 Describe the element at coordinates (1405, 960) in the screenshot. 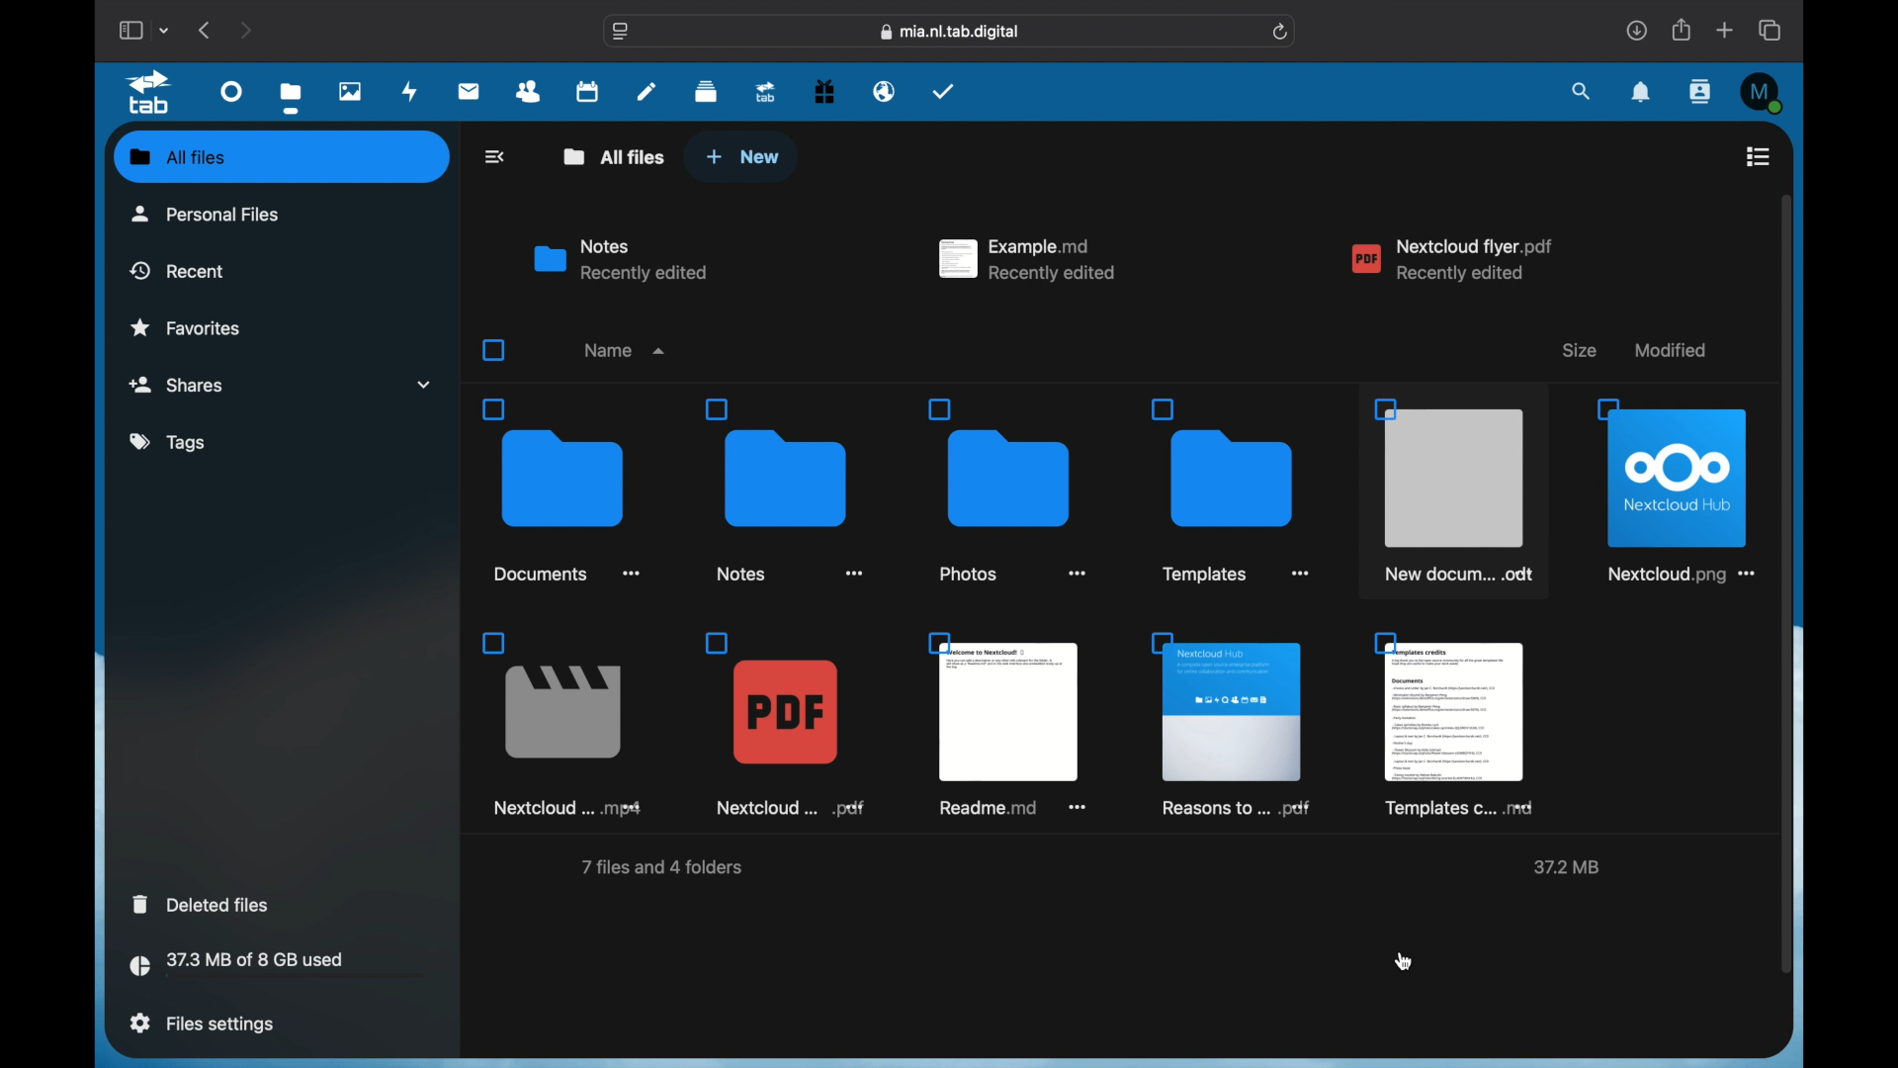

I see `cursor` at that location.